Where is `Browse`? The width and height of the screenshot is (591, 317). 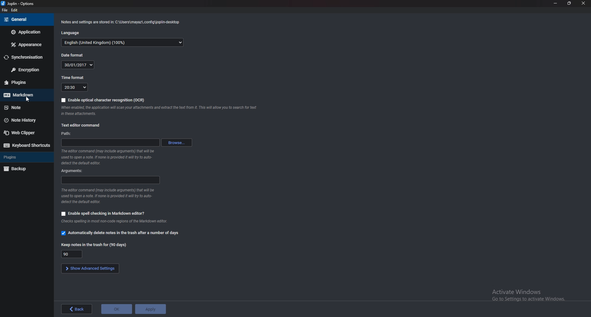
Browse is located at coordinates (178, 143).